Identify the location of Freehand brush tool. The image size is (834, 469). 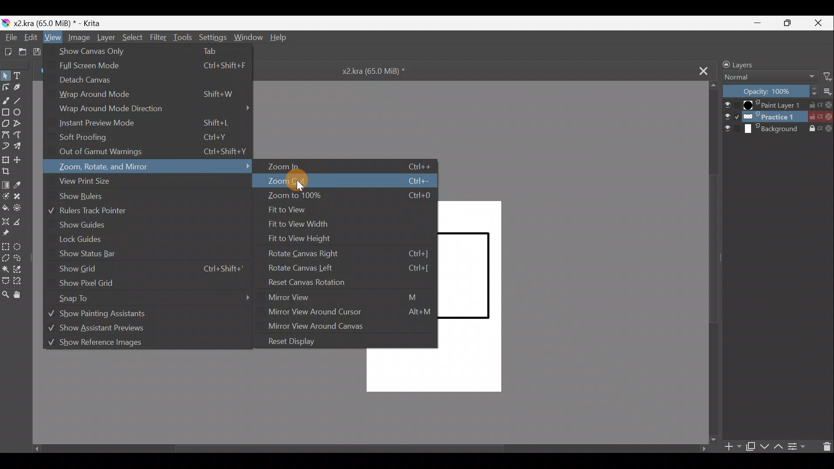
(6, 98).